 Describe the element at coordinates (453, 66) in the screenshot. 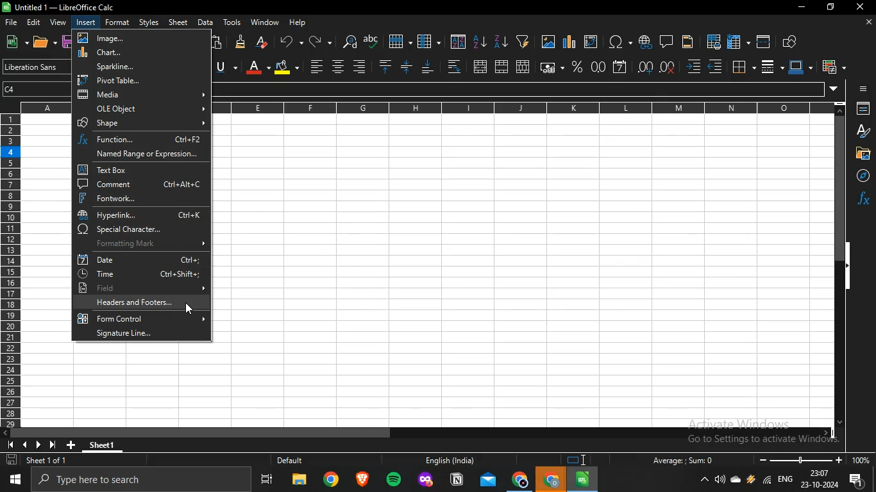

I see `wrap text` at that location.